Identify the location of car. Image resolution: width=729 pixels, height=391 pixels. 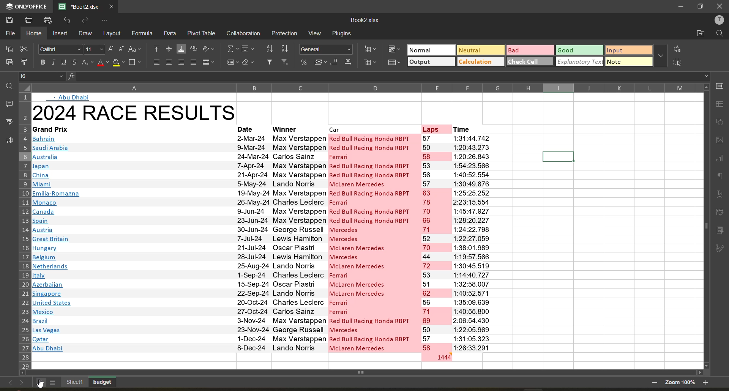
(372, 243).